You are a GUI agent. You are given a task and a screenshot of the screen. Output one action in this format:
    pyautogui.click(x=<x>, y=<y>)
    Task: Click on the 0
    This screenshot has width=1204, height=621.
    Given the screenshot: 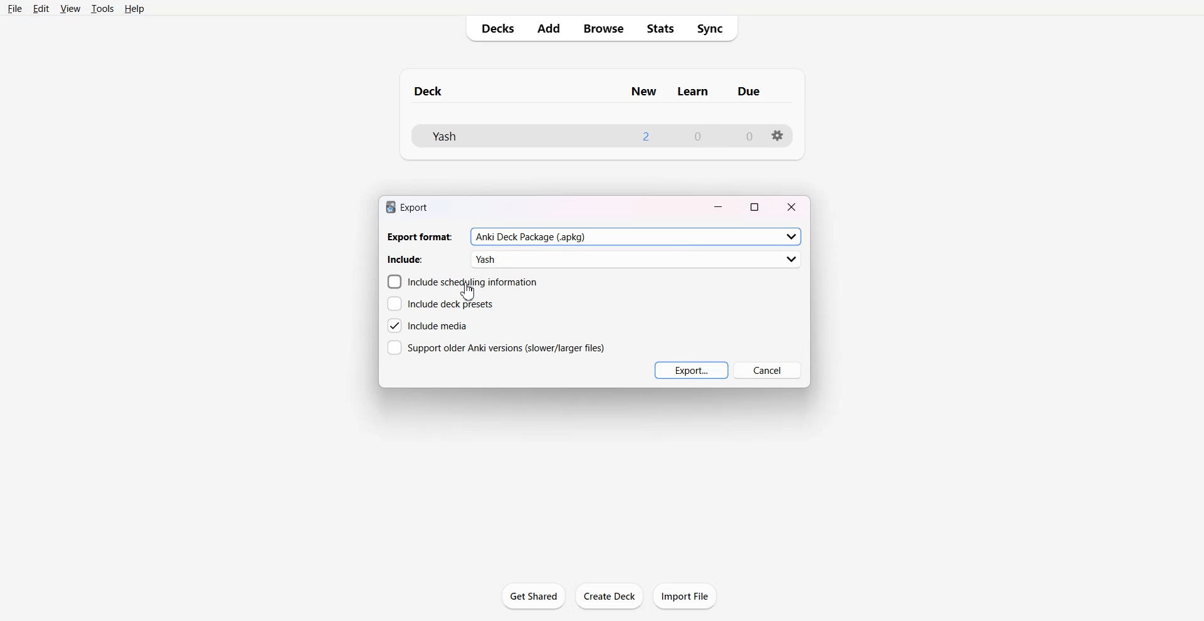 What is the action you would take?
    pyautogui.click(x=699, y=137)
    